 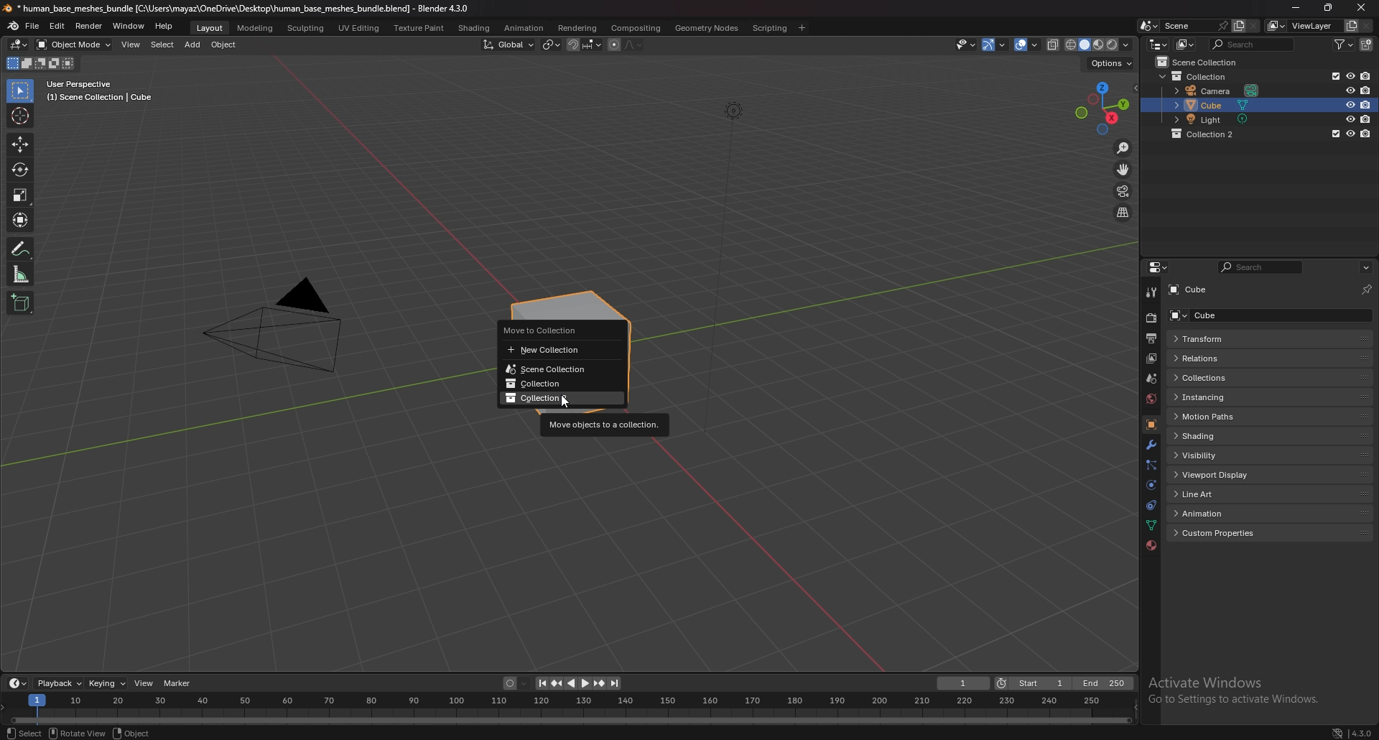 I want to click on view, so click(x=145, y=683).